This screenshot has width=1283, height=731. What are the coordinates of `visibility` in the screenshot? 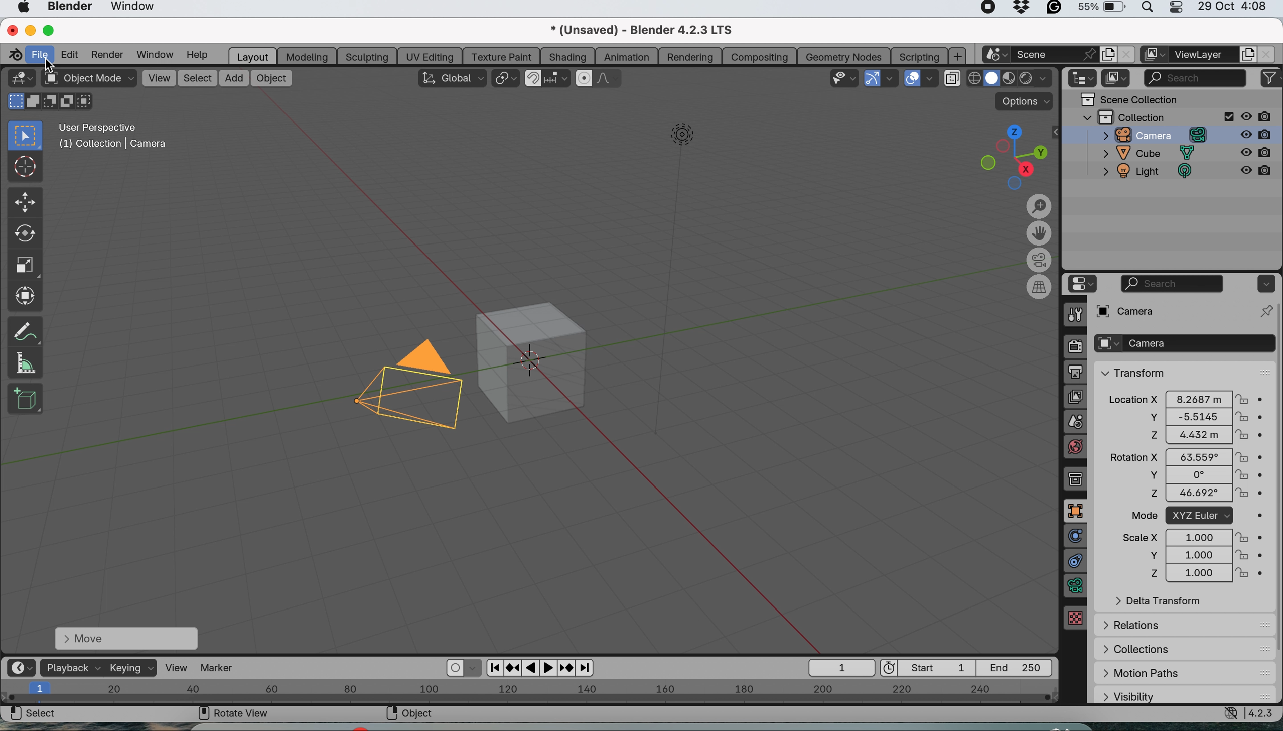 It's located at (1152, 695).